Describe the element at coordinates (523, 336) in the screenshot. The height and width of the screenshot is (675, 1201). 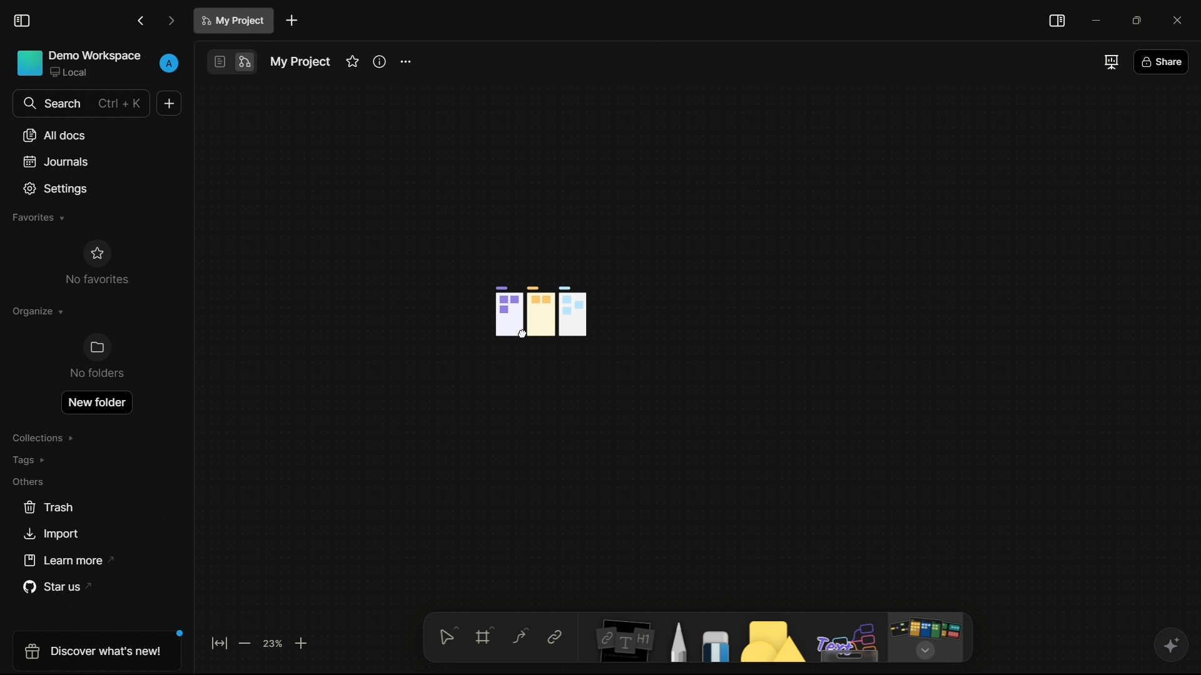
I see `cursor` at that location.